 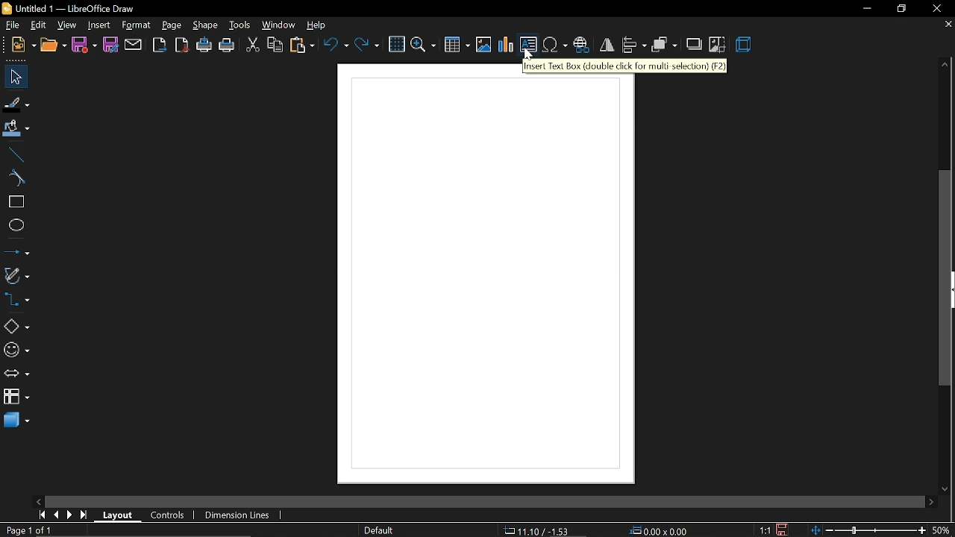 I want to click on position, so click(x=660, y=531).